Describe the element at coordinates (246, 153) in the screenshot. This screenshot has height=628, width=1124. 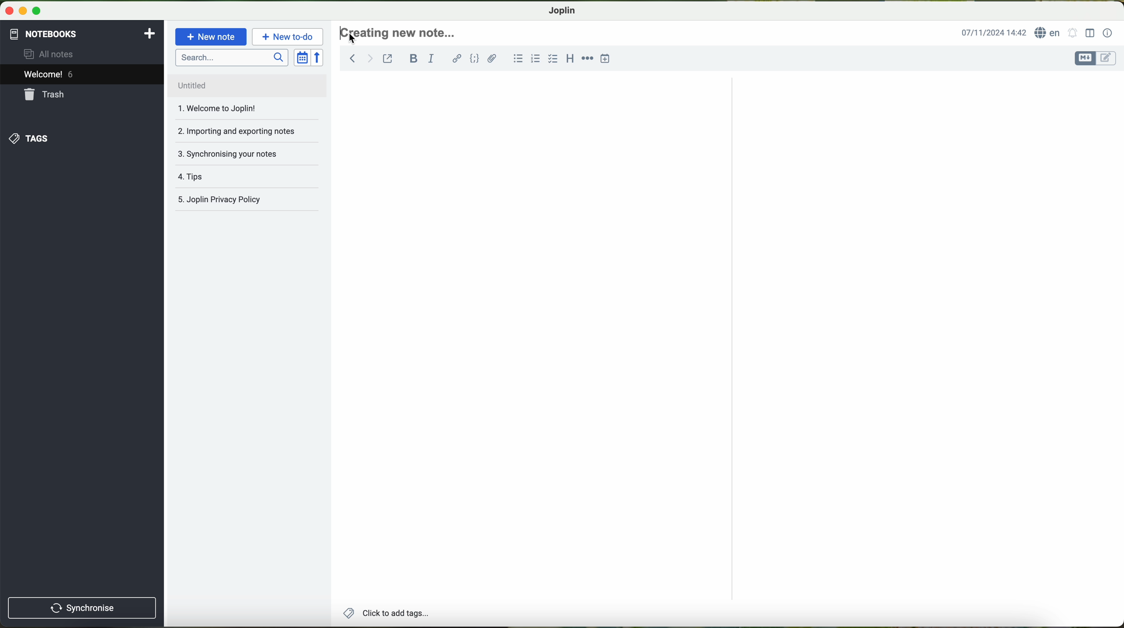
I see `synchronising your notes` at that location.